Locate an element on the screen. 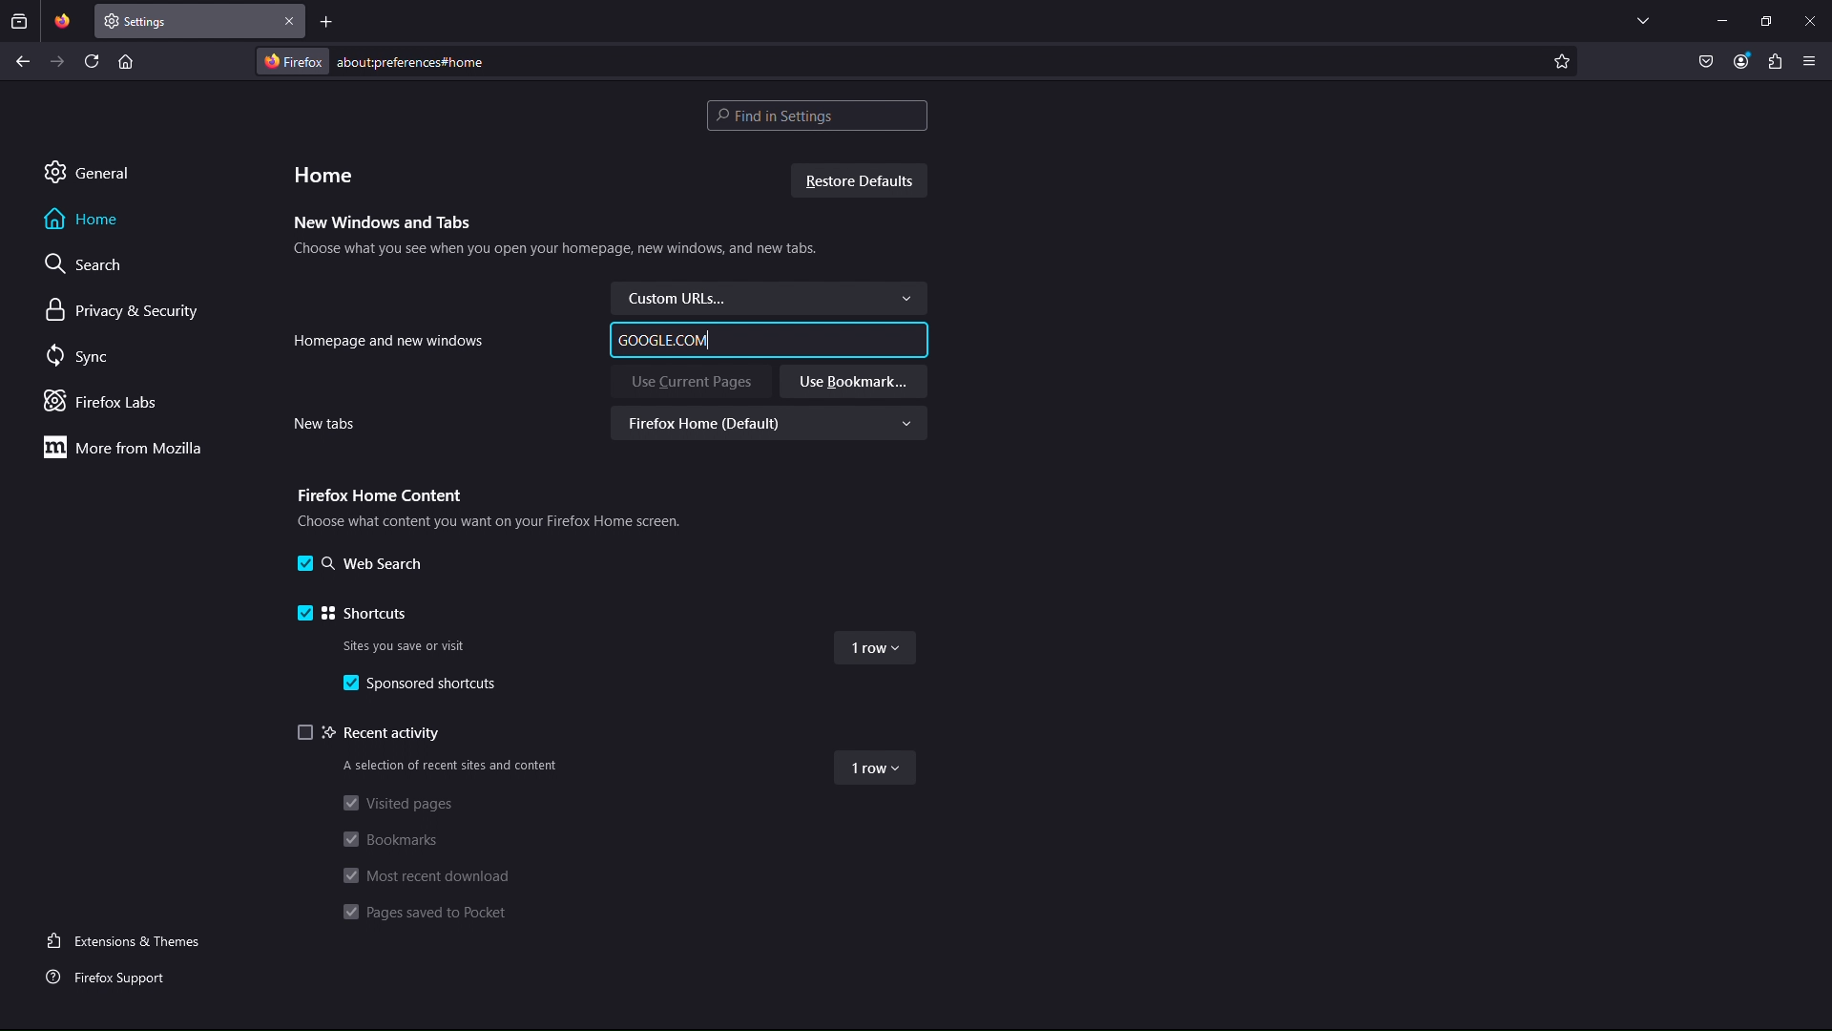 This screenshot has width=1832, height=1031. Account is located at coordinates (1741, 63).